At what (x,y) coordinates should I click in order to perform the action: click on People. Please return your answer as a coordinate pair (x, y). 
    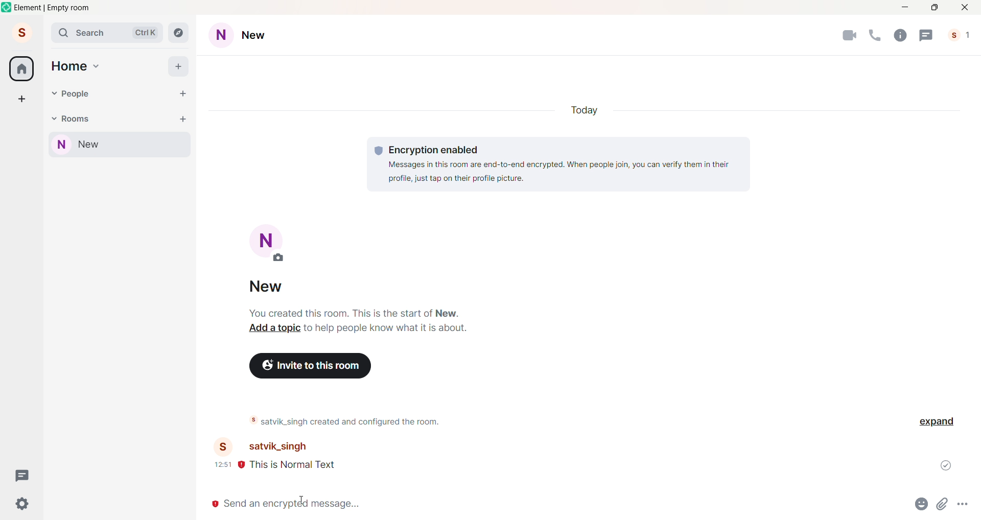
    Looking at the image, I should click on (78, 94).